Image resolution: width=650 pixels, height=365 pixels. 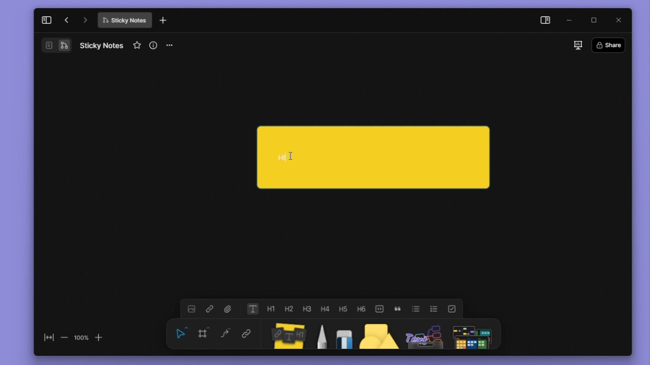 What do you see at coordinates (46, 46) in the screenshot?
I see `Document/Page Overview` at bounding box center [46, 46].